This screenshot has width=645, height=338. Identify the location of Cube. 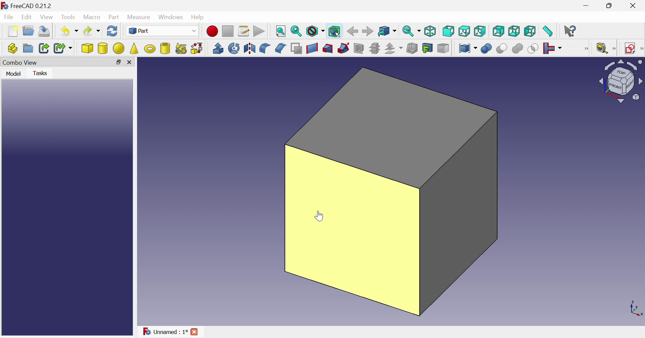
(391, 192).